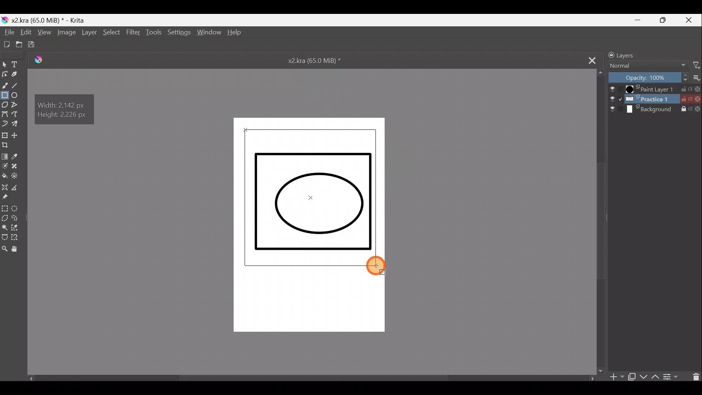 The height and width of the screenshot is (395, 702). Describe the element at coordinates (208, 34) in the screenshot. I see `Window` at that location.